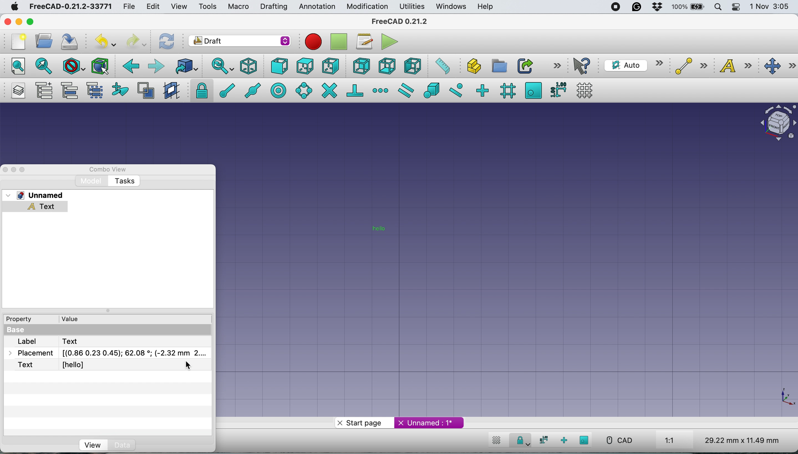 This screenshot has height=454, width=798. What do you see at coordinates (74, 67) in the screenshot?
I see `draw style` at bounding box center [74, 67].